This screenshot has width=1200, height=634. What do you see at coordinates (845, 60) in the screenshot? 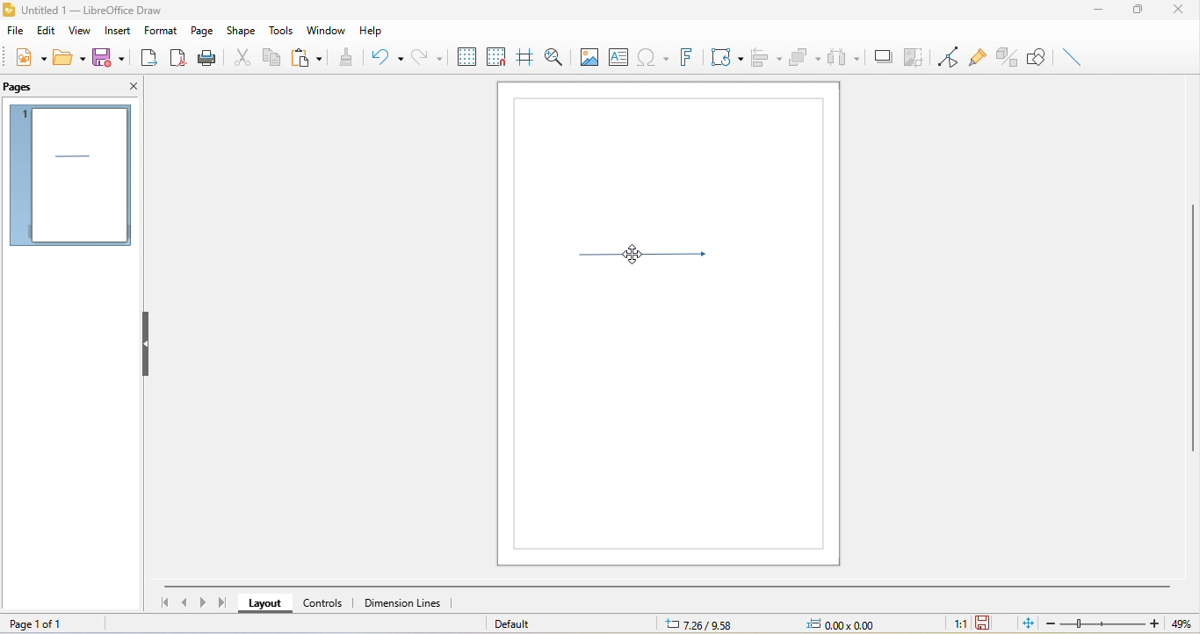
I see `select at least three object to distribute` at bounding box center [845, 60].